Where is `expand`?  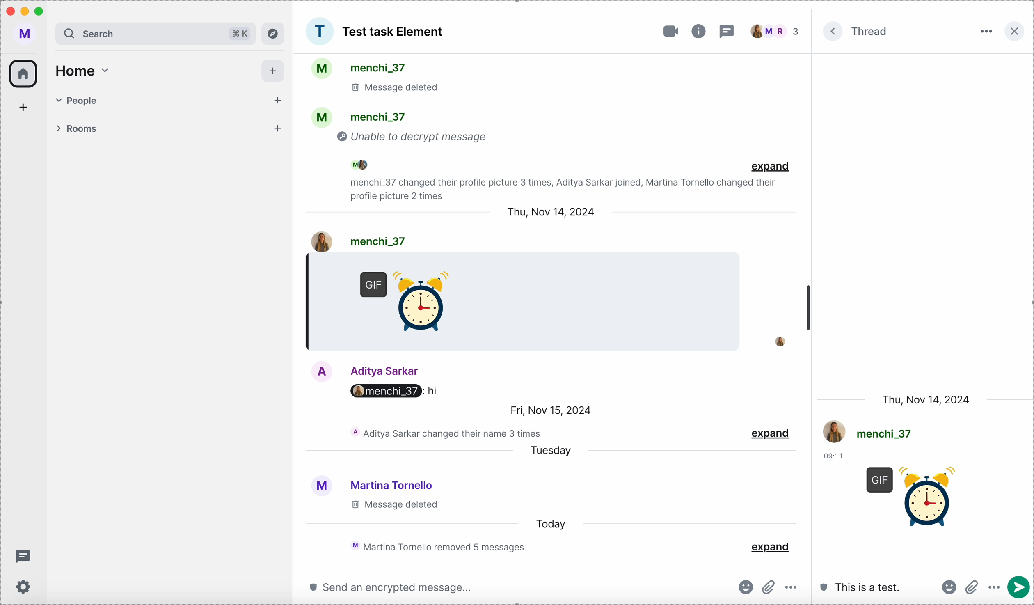
expand is located at coordinates (771, 167).